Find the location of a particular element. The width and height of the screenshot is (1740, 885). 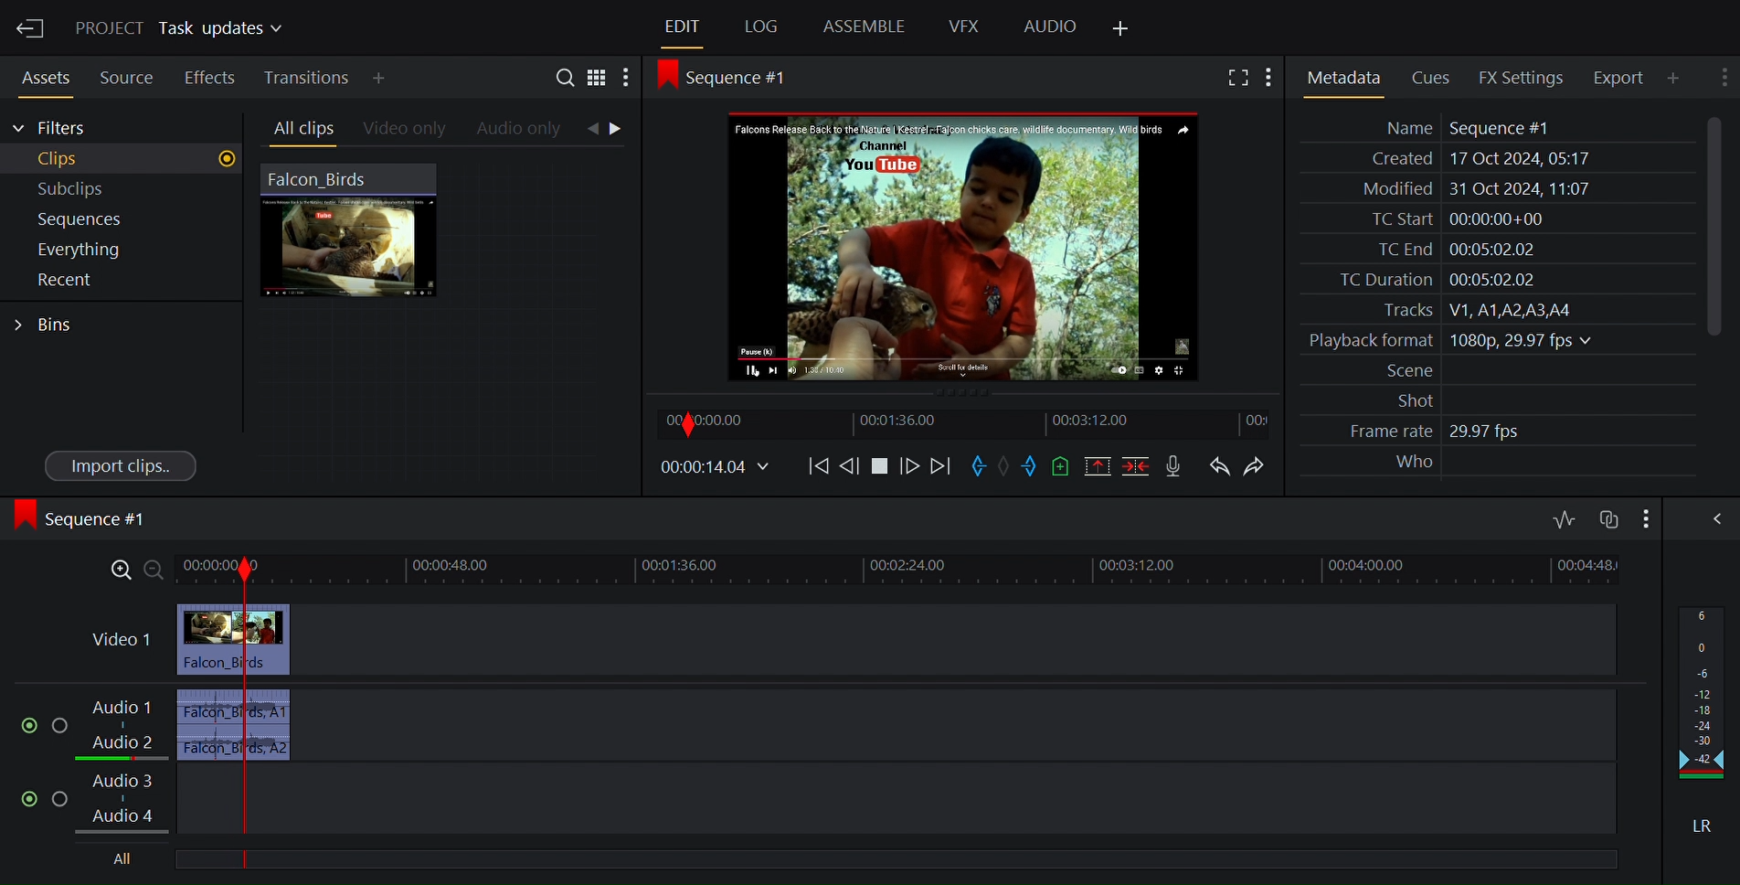

Name Sequence #1 is located at coordinates (1458, 127).